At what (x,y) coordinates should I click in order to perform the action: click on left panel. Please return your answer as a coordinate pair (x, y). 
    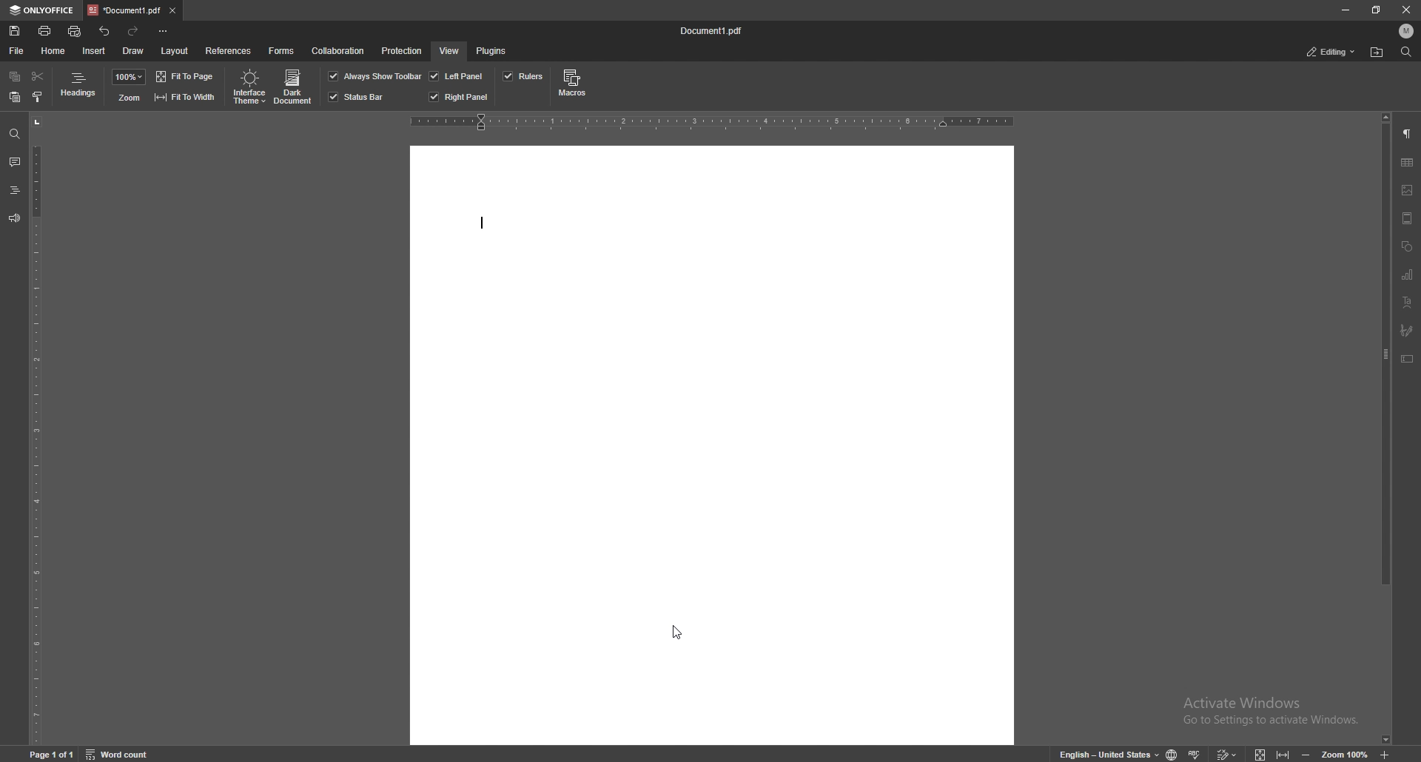
    Looking at the image, I should click on (457, 75).